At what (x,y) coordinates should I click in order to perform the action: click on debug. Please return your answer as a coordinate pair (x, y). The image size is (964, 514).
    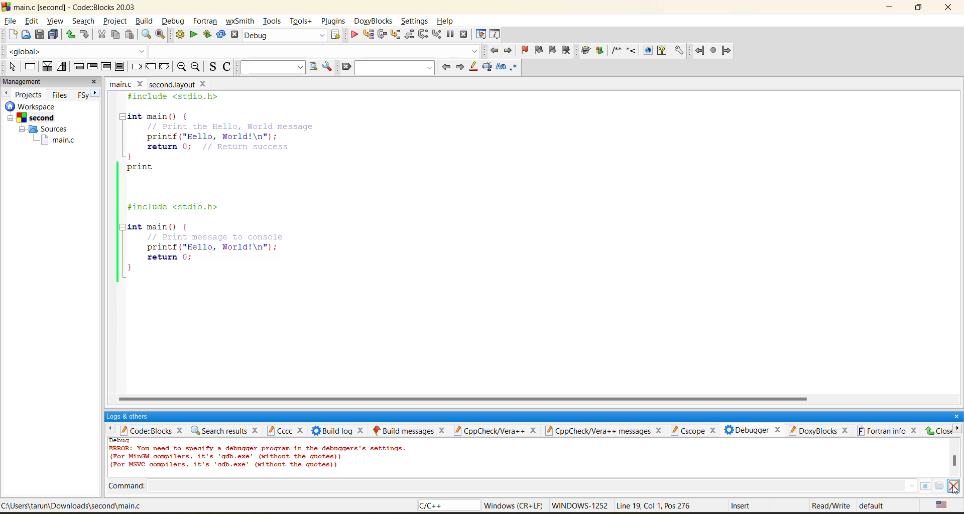
    Looking at the image, I should click on (174, 23).